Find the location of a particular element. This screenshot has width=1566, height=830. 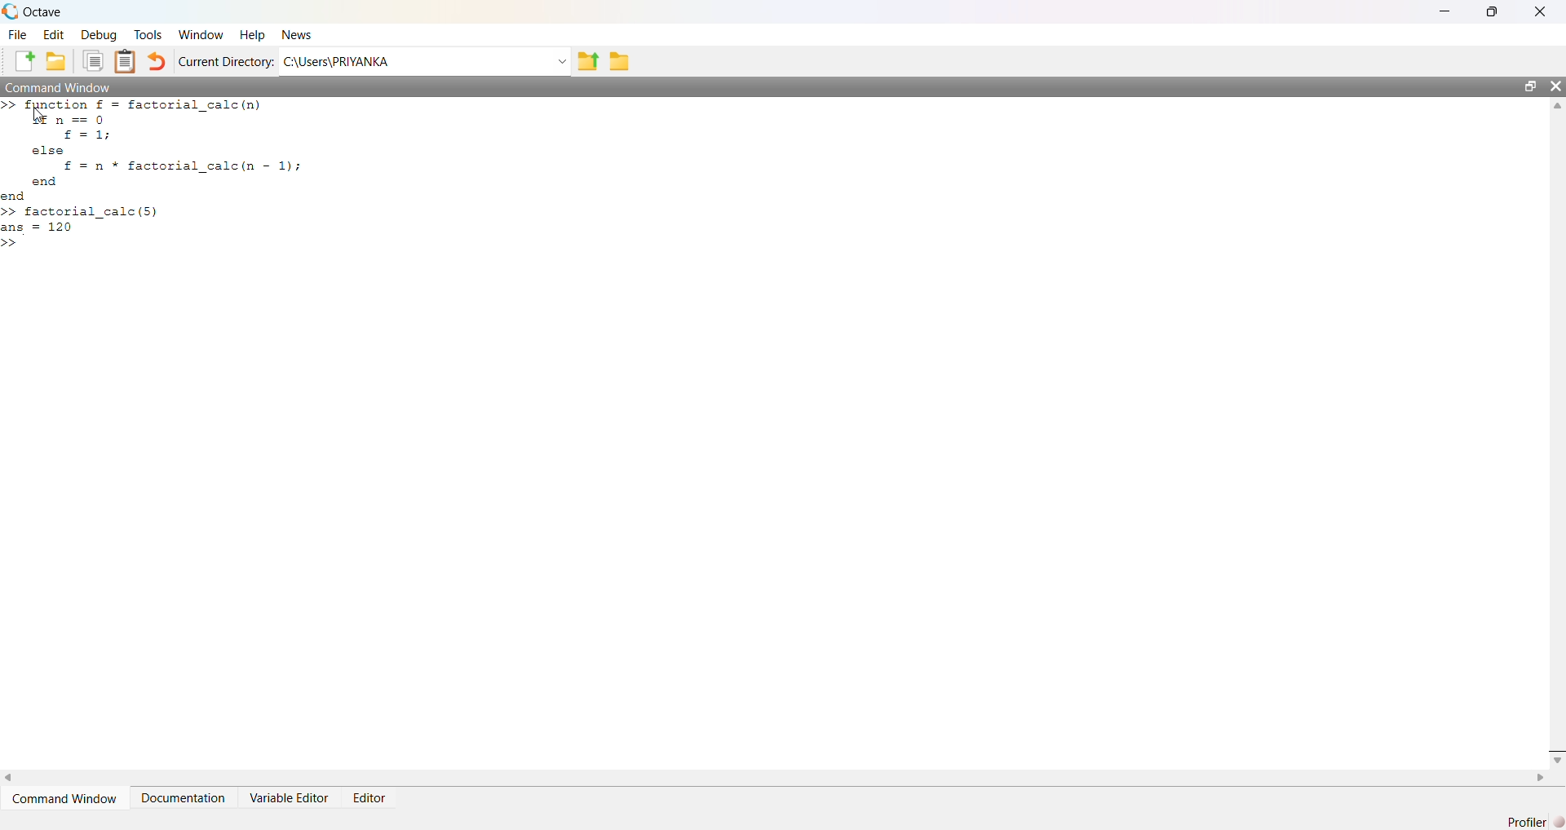

scroll right is located at coordinates (1542, 778).